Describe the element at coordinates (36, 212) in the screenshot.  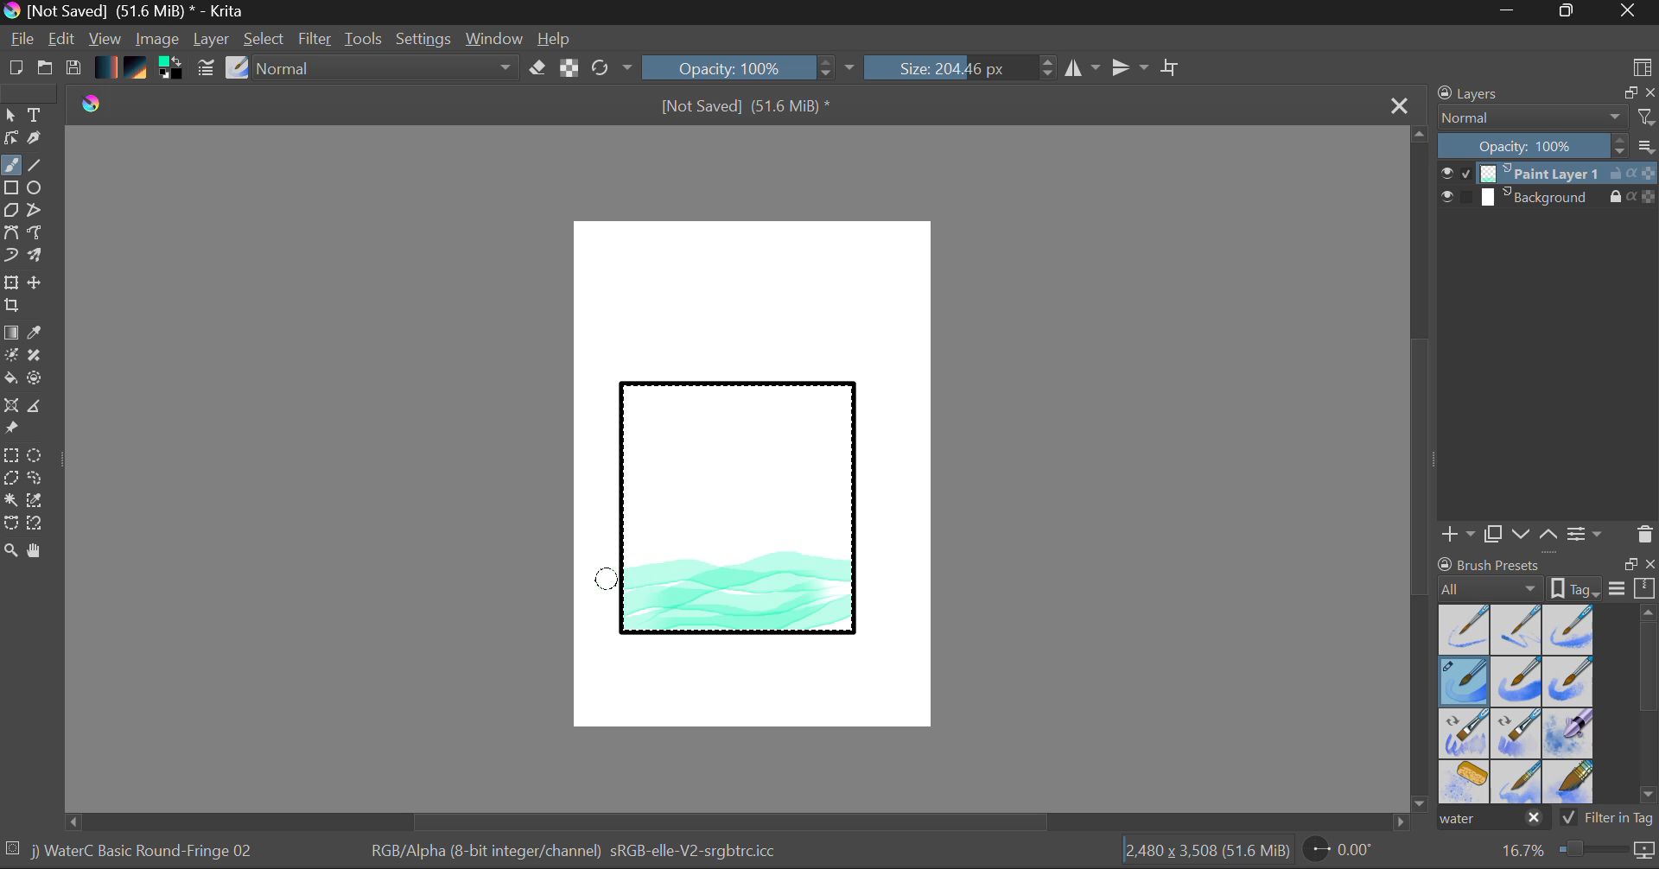
I see `Polyline` at that location.